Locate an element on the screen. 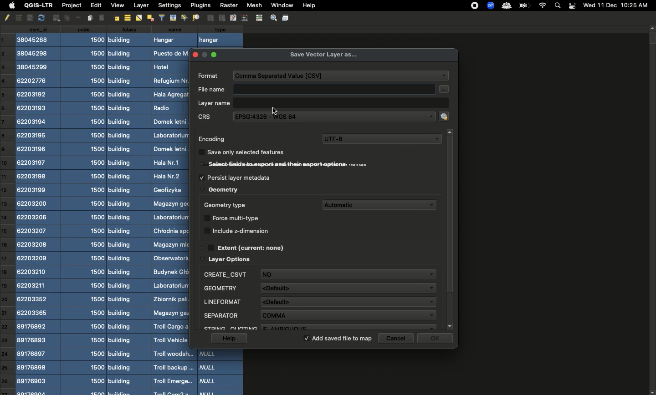   is located at coordinates (76, 18).